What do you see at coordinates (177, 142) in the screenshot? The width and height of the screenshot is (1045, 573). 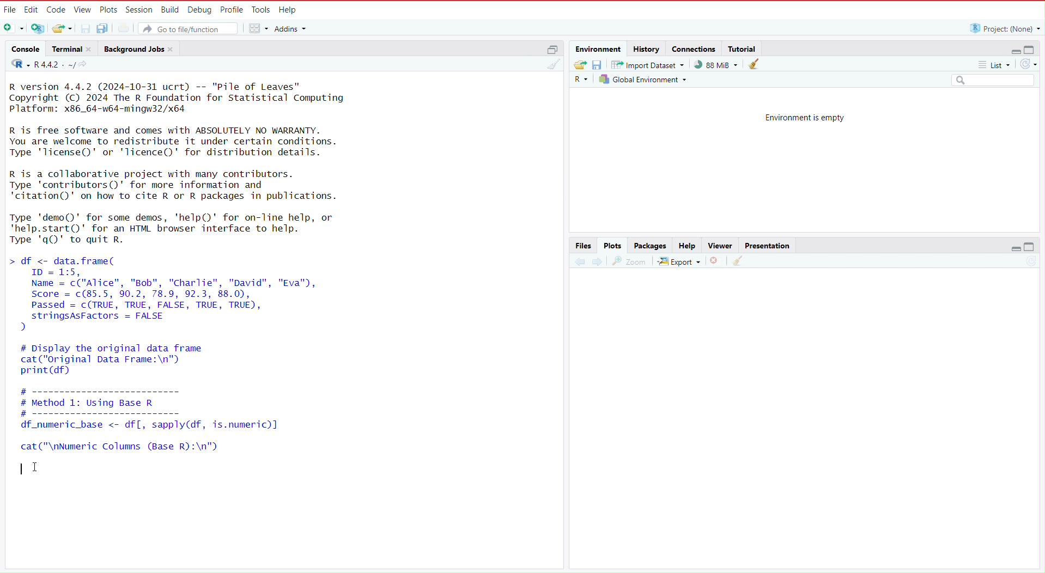 I see `R is free software and comes with ABSOLUTELY NO WARRANTY.
You are welcome to redistribute it under certain conditions.
Type 'licenseQ' or 'lTicence()' for distribution details.` at bounding box center [177, 142].